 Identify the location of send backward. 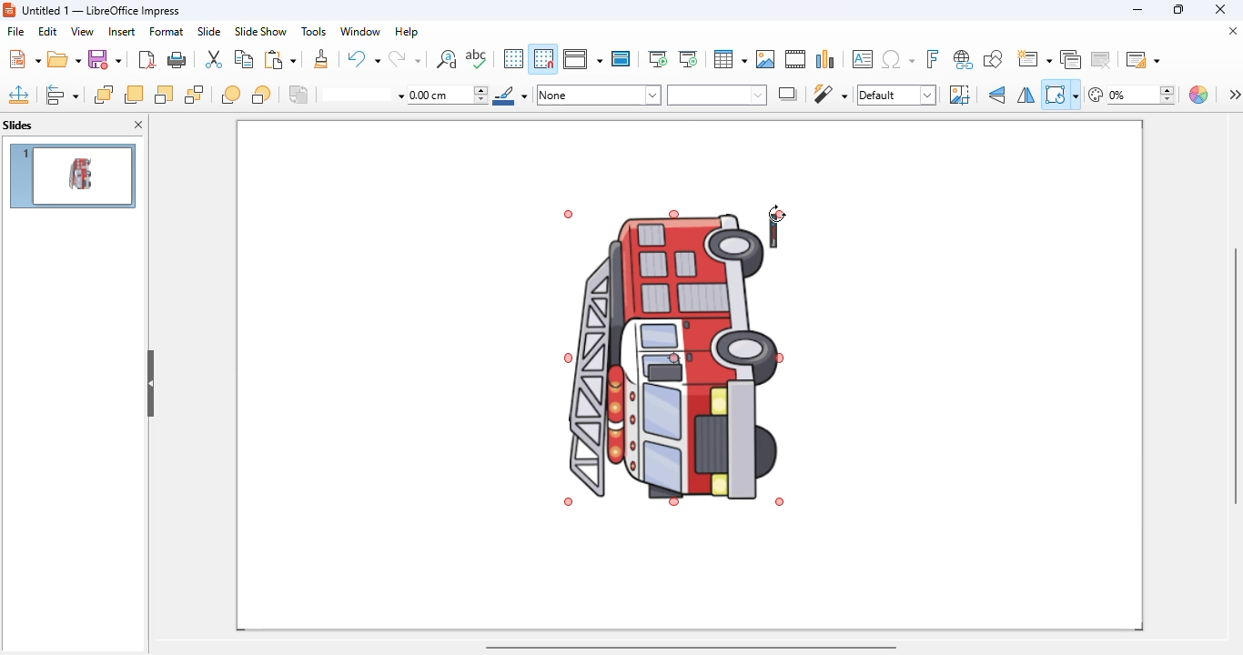
(164, 95).